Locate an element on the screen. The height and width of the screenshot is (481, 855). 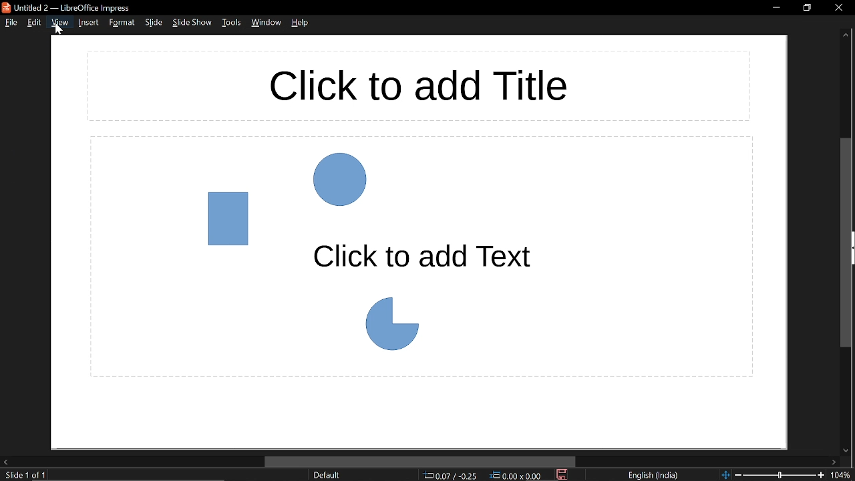
MOve down is located at coordinates (846, 450).